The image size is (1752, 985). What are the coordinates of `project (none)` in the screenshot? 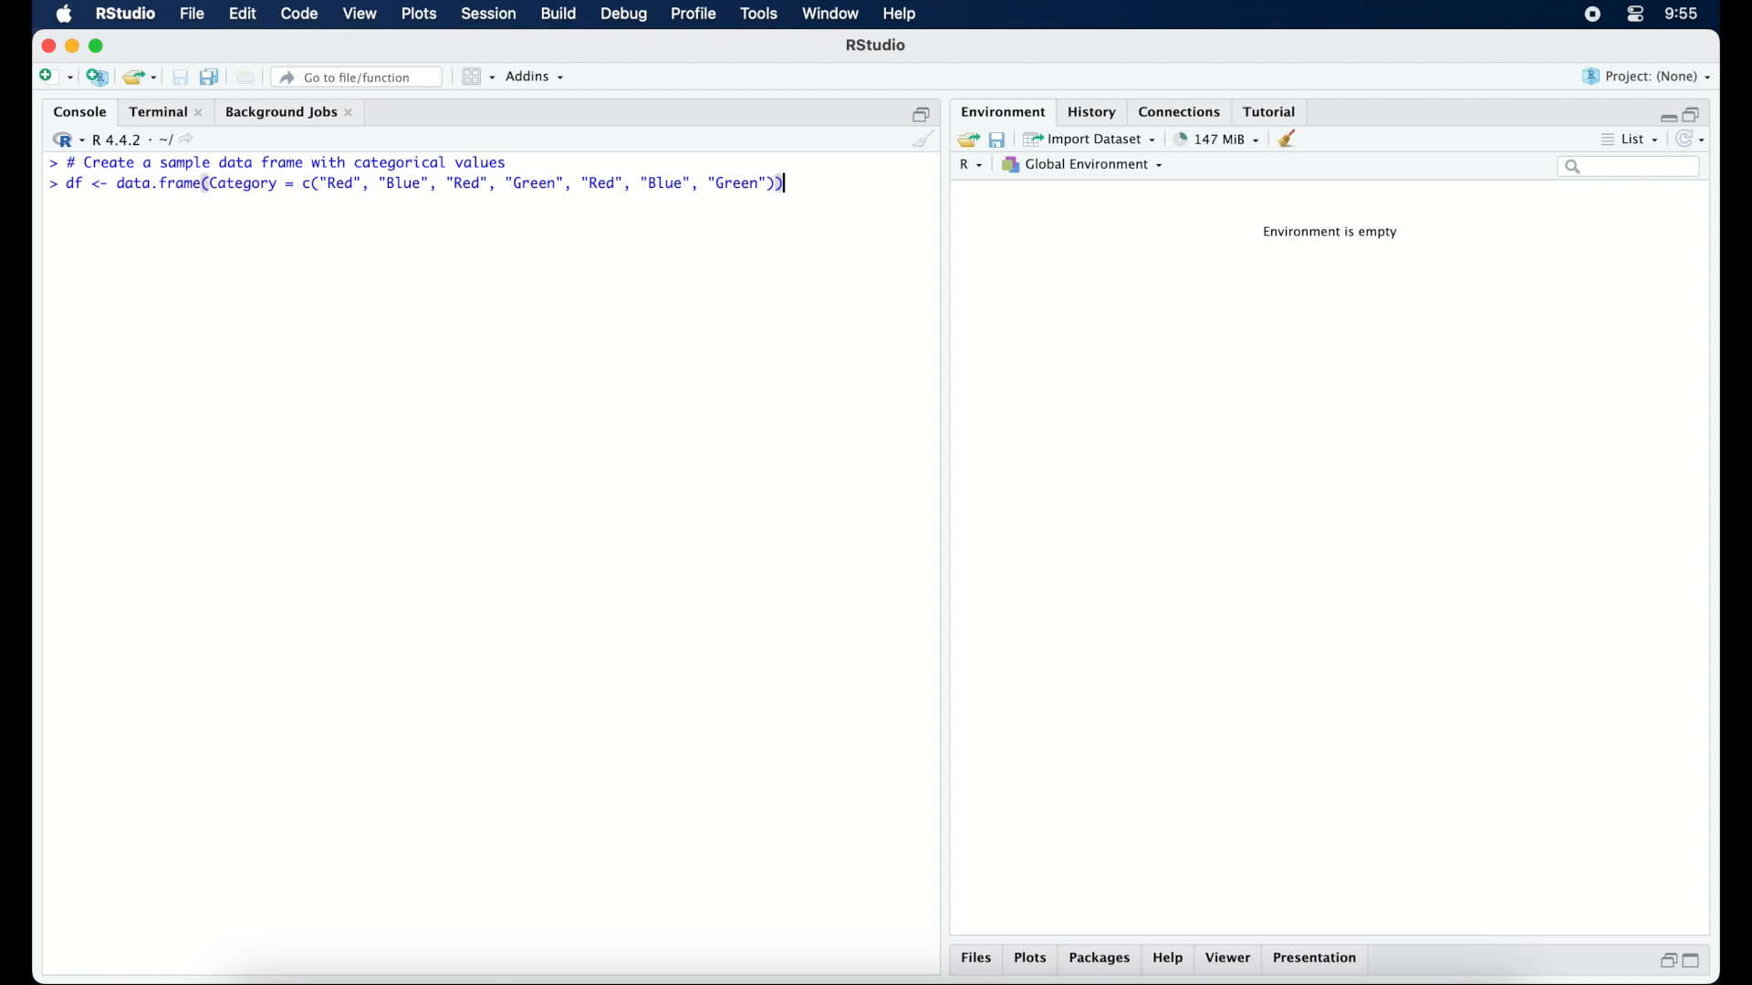 It's located at (1647, 76).